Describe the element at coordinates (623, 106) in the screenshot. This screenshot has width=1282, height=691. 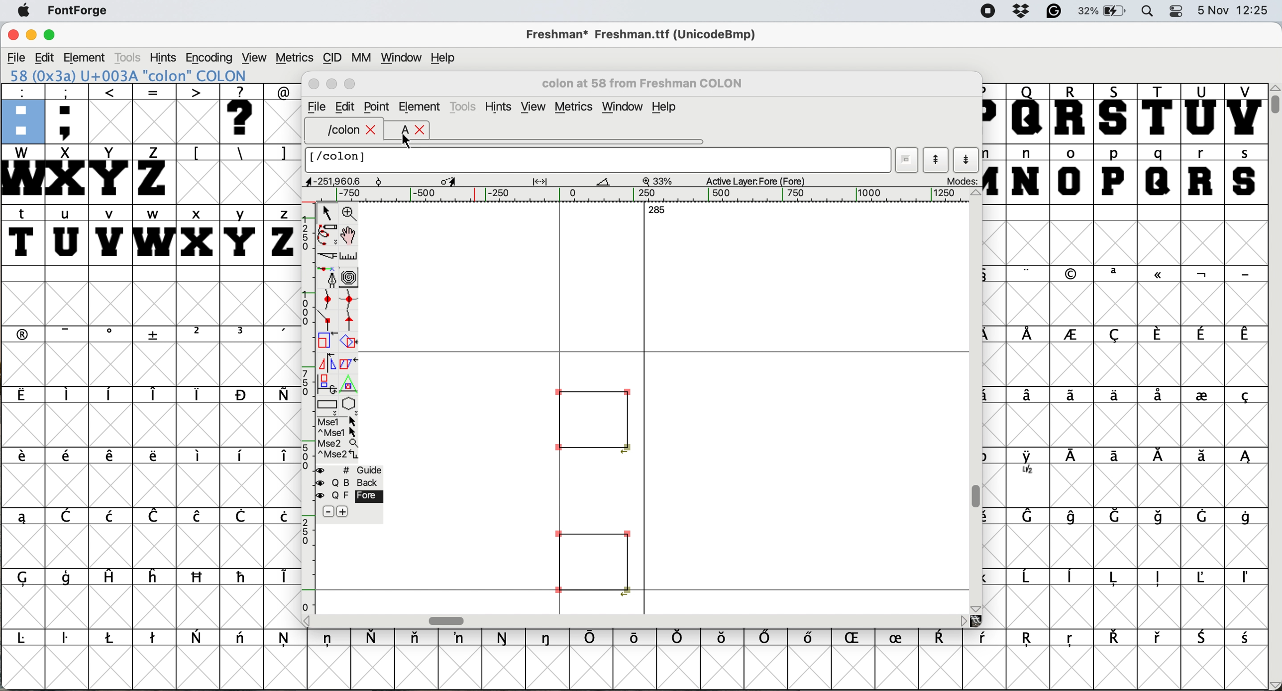
I see `window` at that location.